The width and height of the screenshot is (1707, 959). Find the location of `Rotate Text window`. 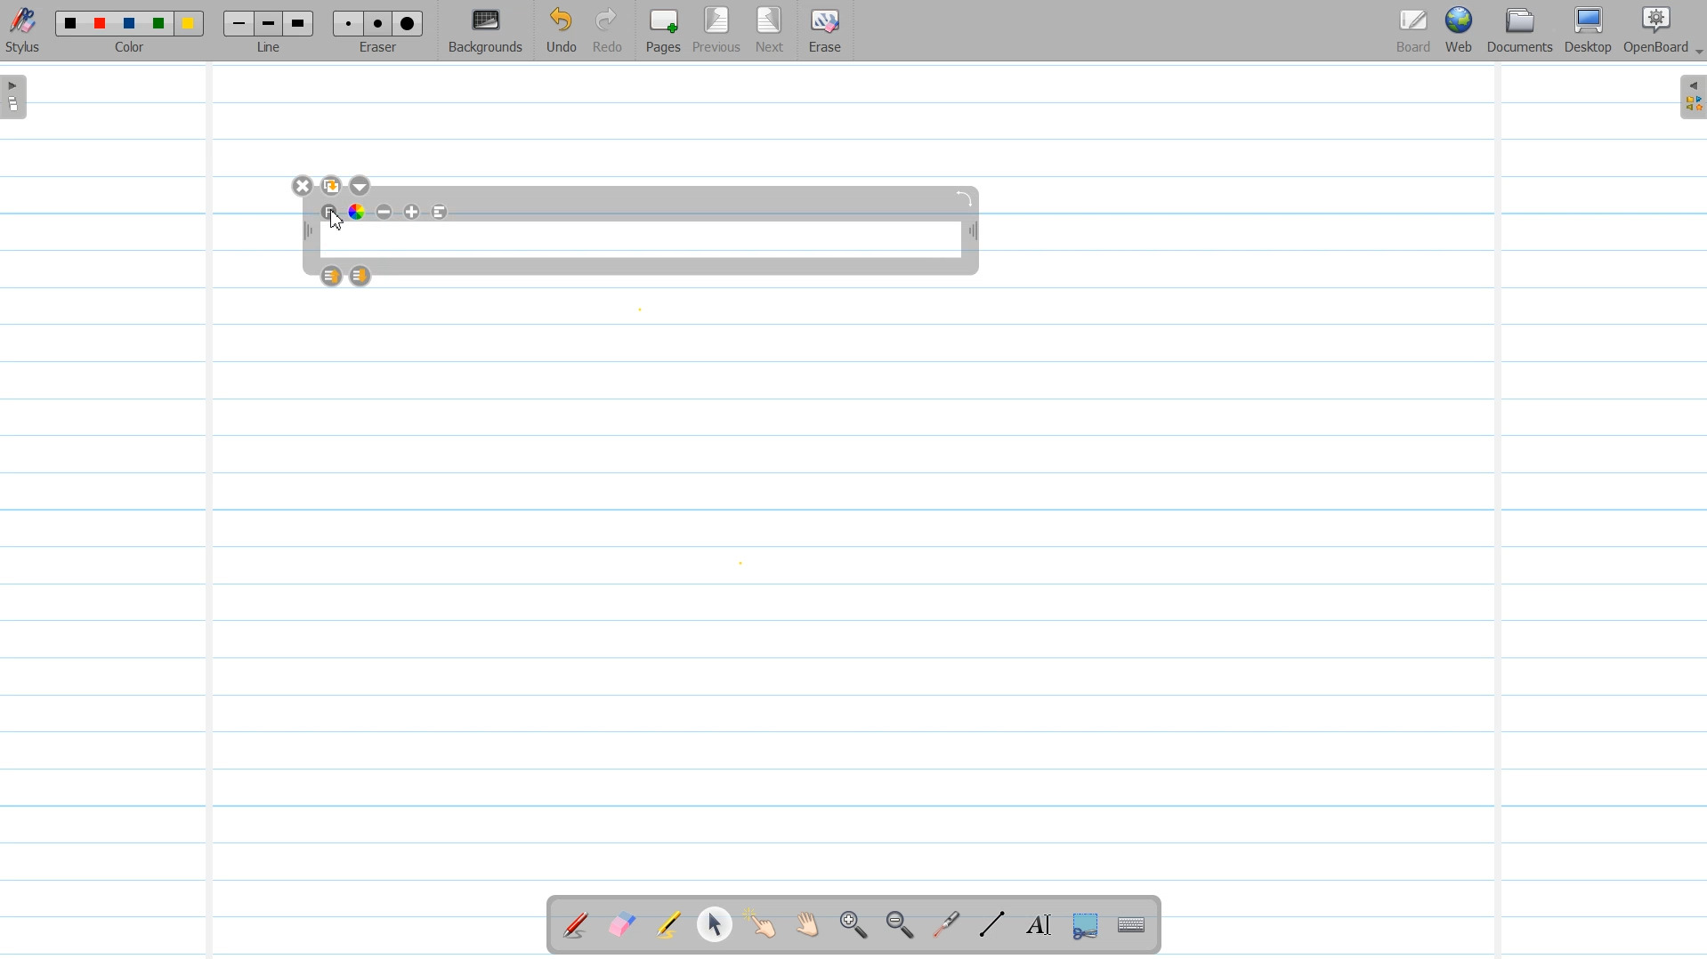

Rotate Text window is located at coordinates (966, 197).